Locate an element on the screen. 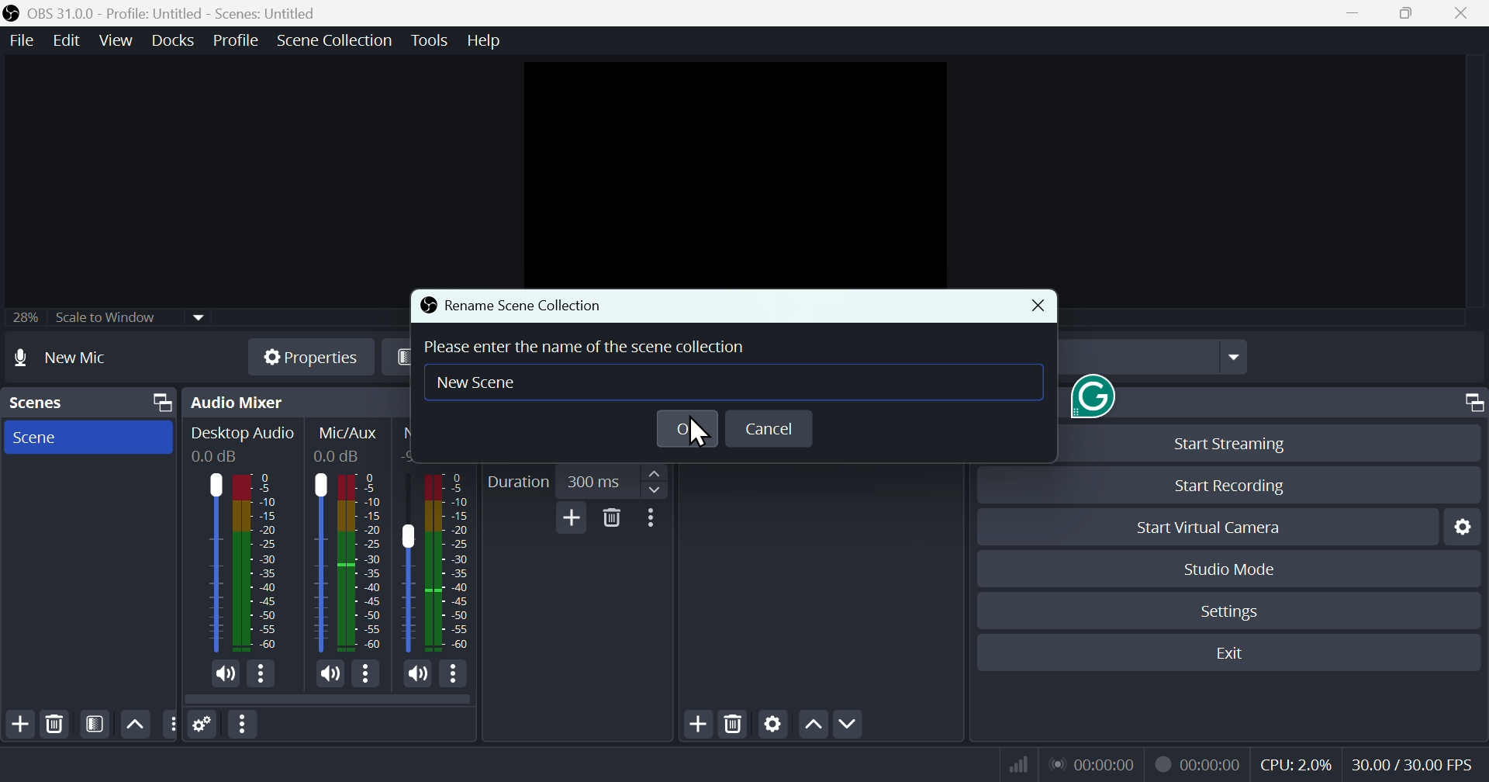  start virtual camera is located at coordinates (1197, 528).